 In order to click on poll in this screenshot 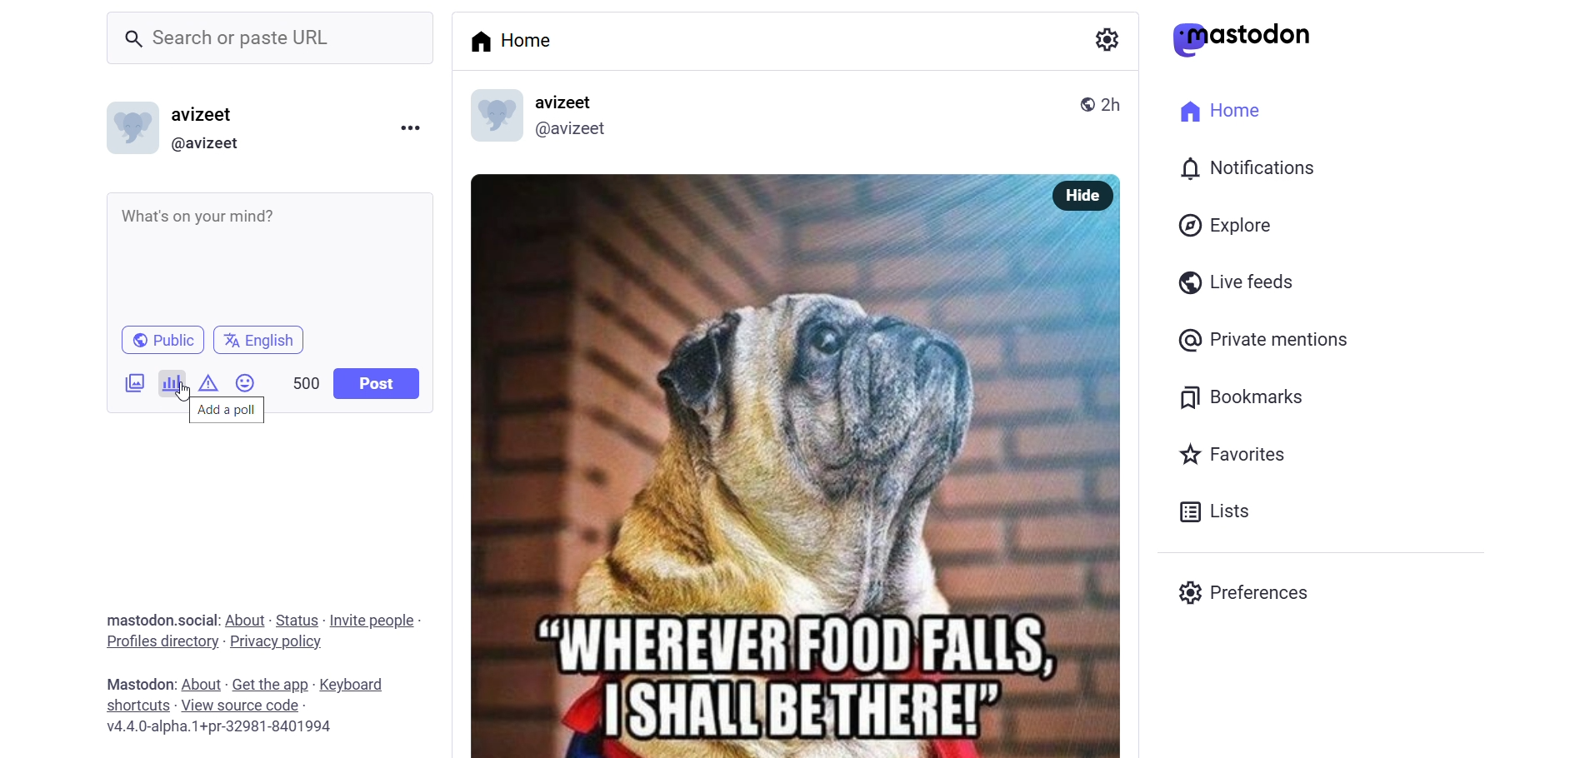, I will do `click(174, 383)`.